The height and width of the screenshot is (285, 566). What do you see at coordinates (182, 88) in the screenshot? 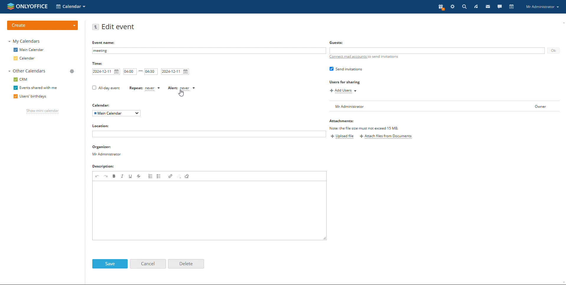
I see `set alert` at bounding box center [182, 88].